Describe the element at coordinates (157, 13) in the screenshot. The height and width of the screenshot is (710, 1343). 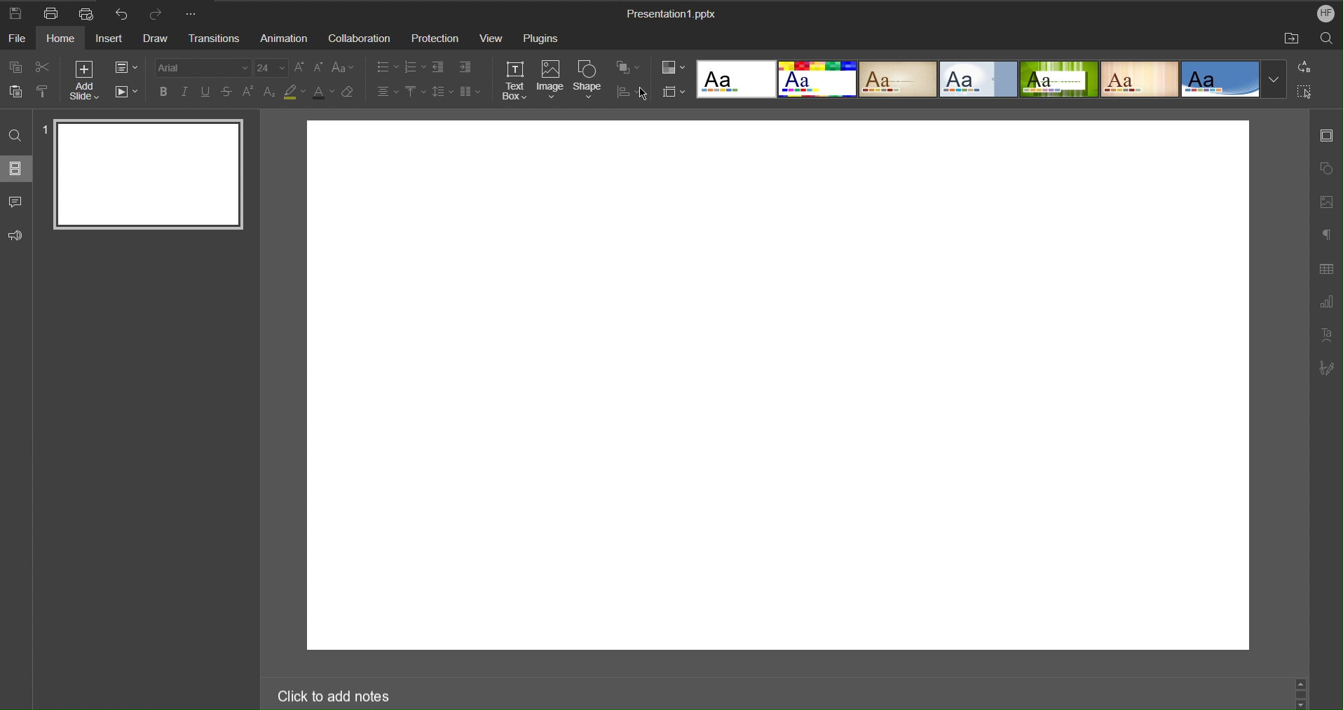
I see `Redo` at that location.